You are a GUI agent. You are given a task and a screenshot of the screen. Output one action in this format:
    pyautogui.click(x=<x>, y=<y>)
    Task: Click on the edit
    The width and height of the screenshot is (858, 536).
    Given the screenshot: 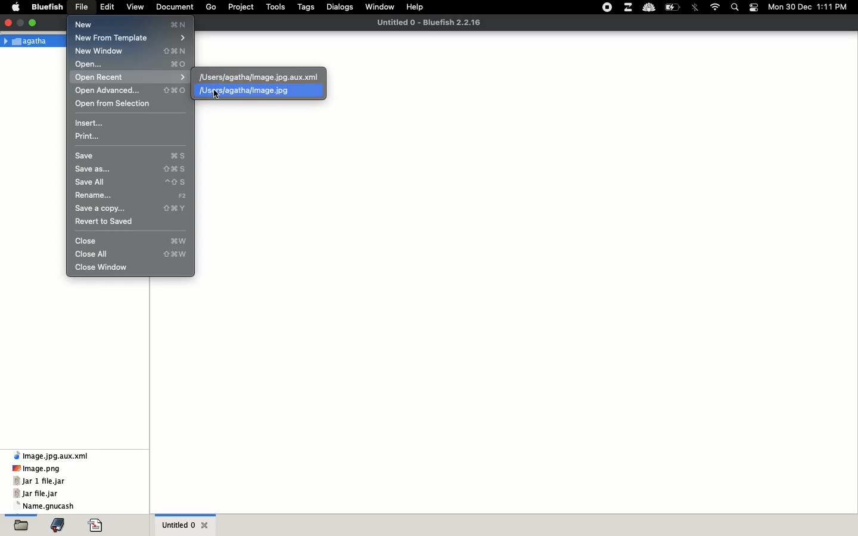 What is the action you would take?
    pyautogui.click(x=108, y=6)
    